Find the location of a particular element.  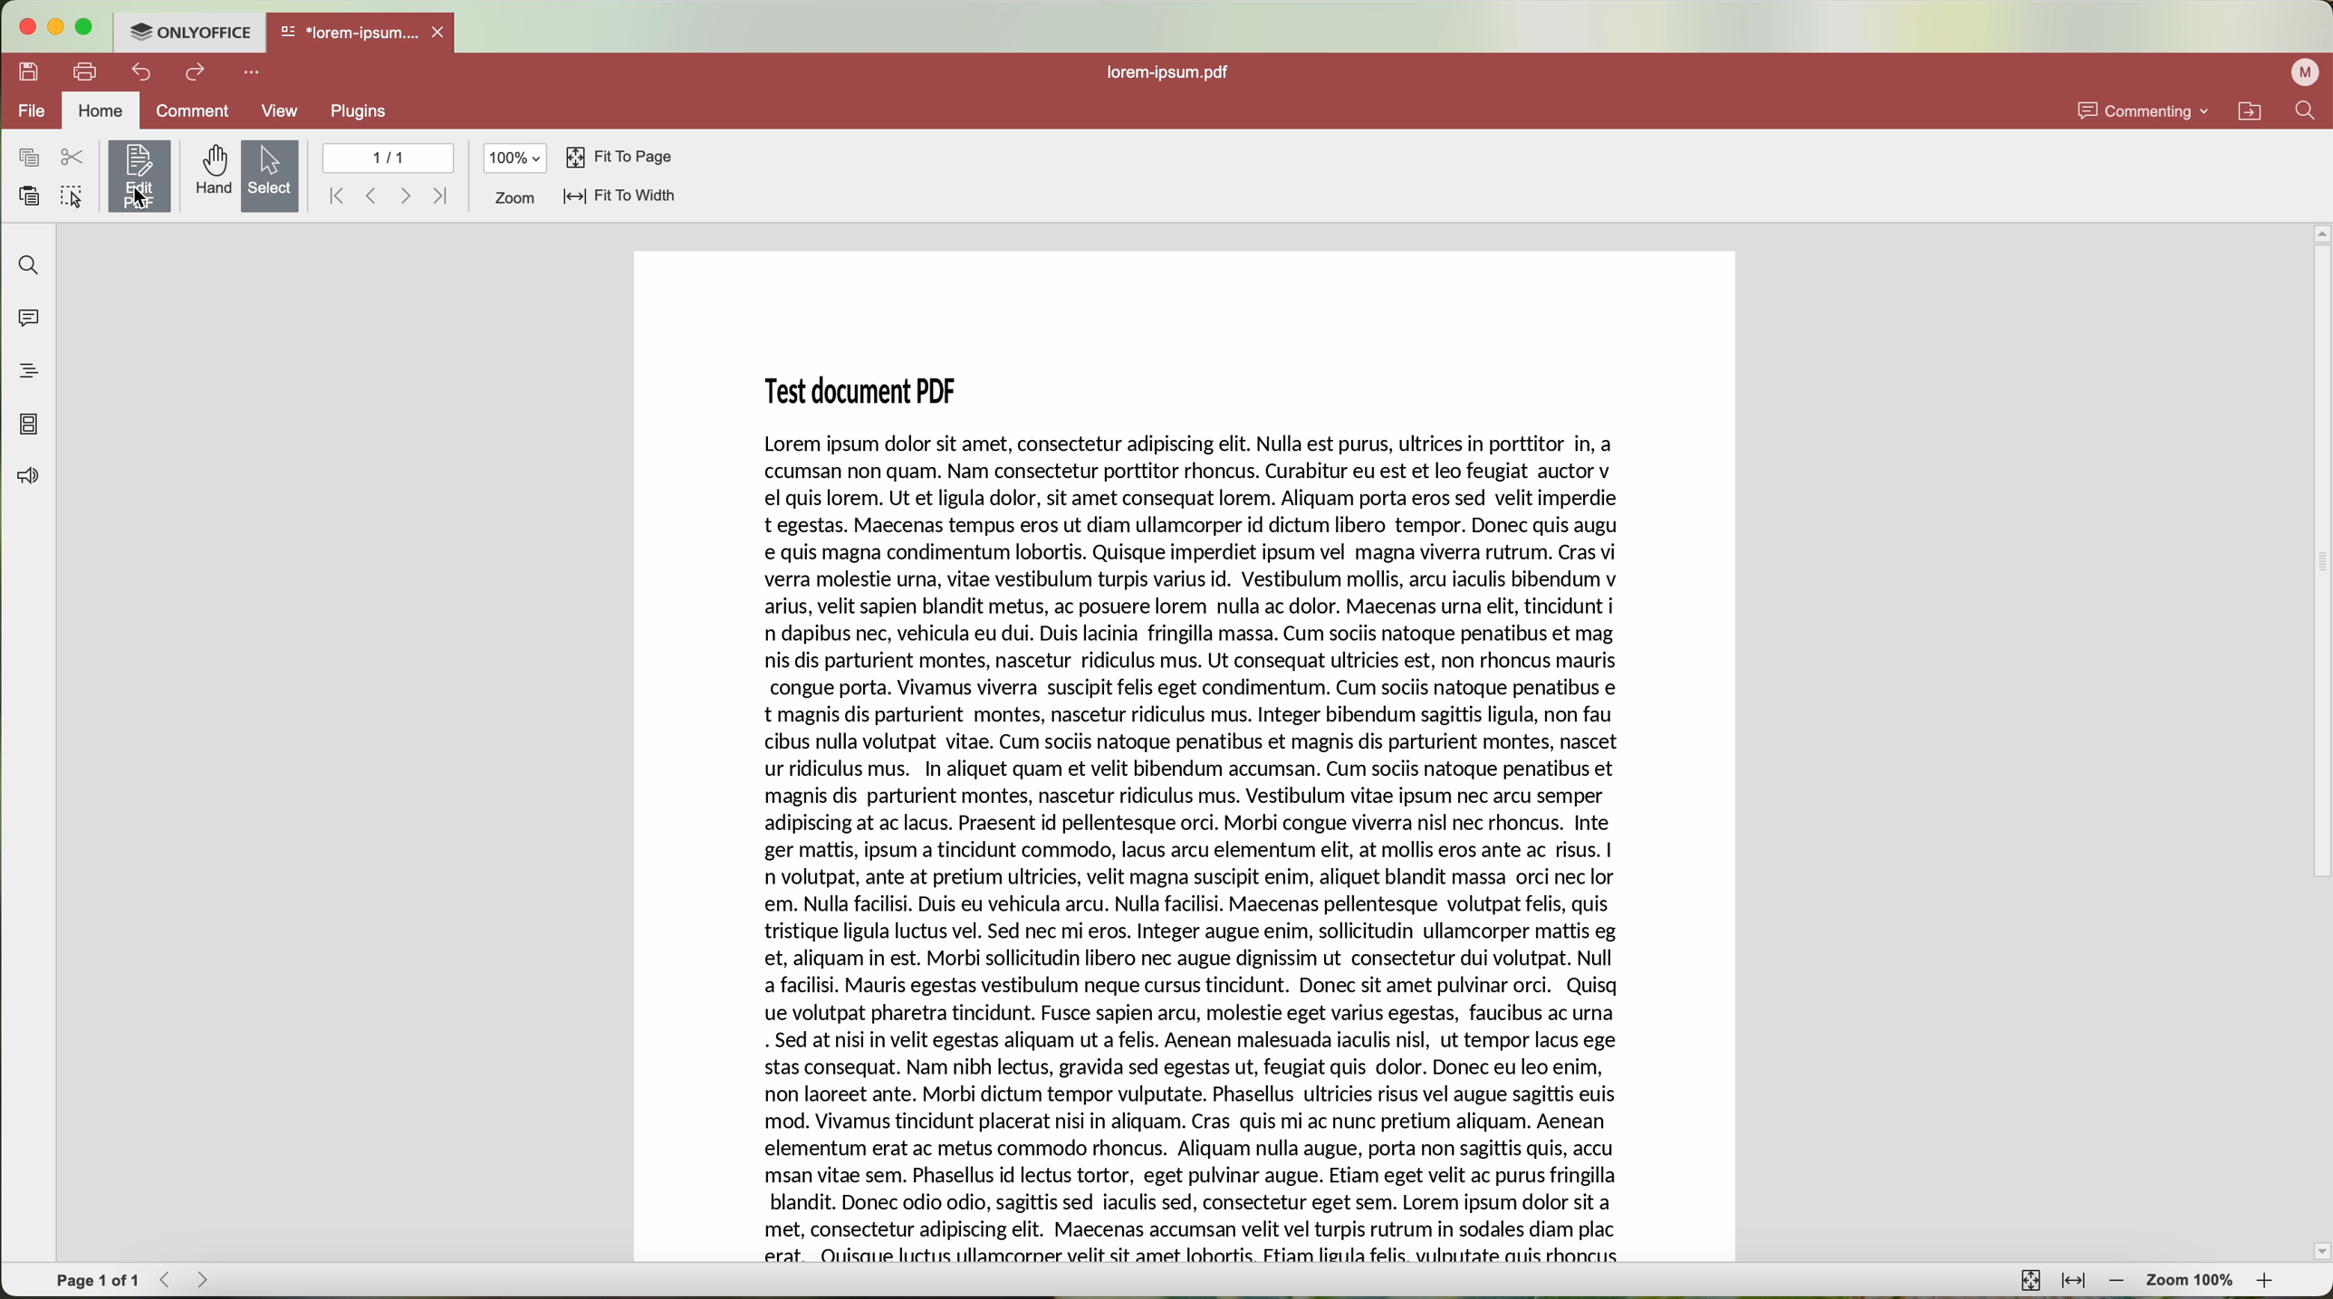

comment is located at coordinates (195, 110).